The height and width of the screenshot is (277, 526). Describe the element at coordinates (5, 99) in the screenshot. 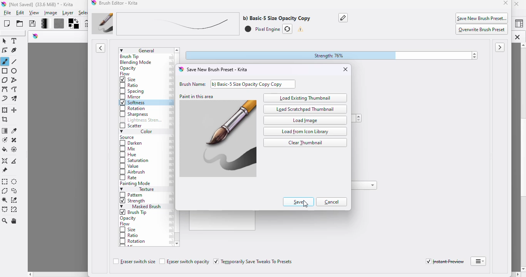

I see `dynamic brush tool` at that location.